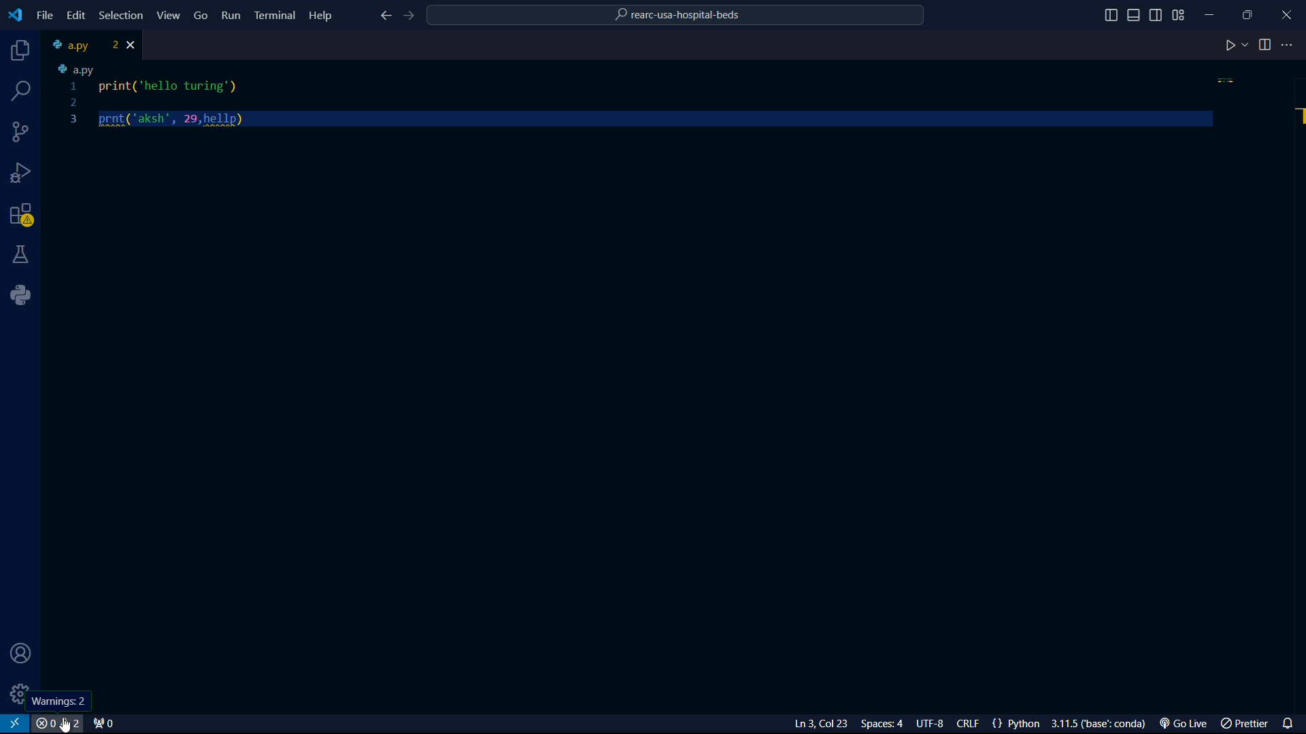 This screenshot has width=1306, height=734. What do you see at coordinates (58, 699) in the screenshot?
I see `Warnings: 2` at bounding box center [58, 699].